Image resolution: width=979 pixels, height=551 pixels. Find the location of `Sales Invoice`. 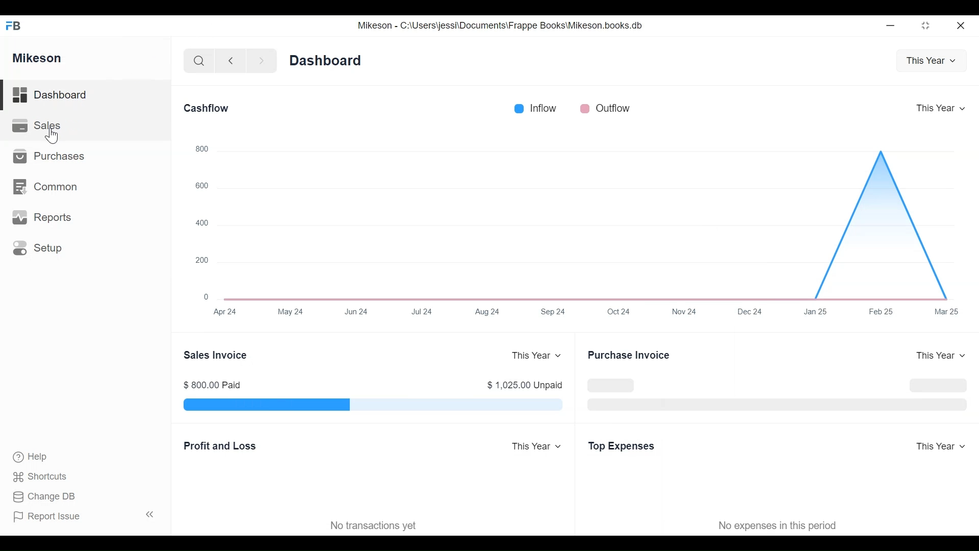

Sales Invoice is located at coordinates (216, 355).